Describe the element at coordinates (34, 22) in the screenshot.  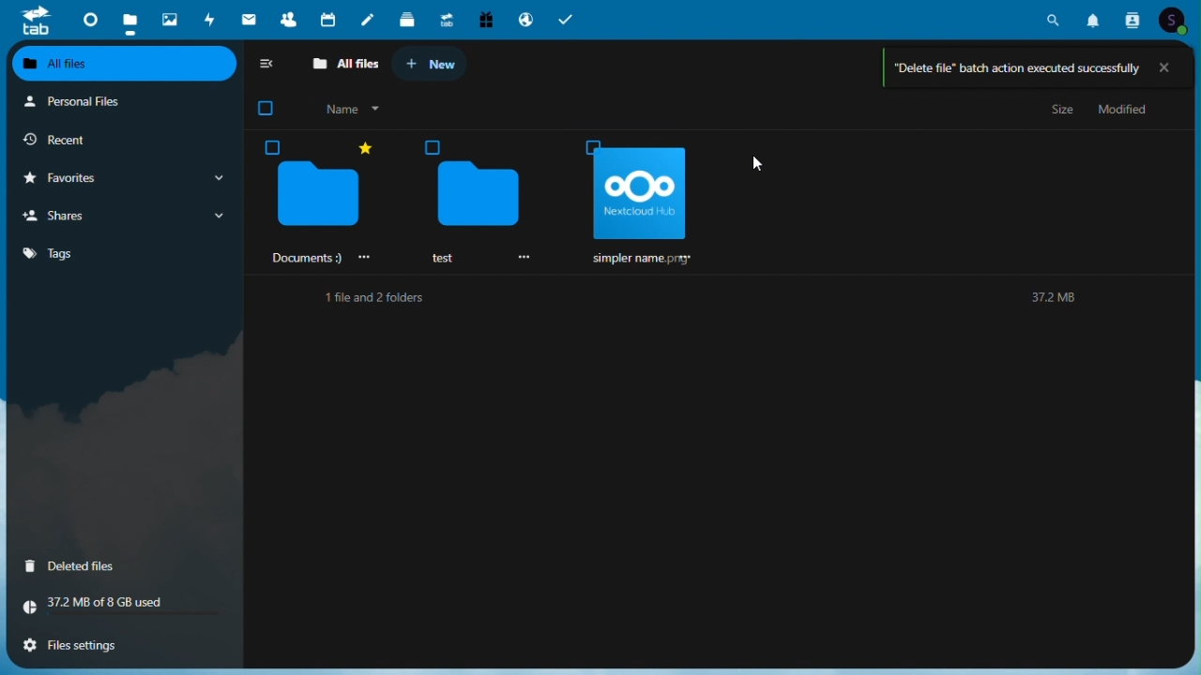
I see `tab` at that location.